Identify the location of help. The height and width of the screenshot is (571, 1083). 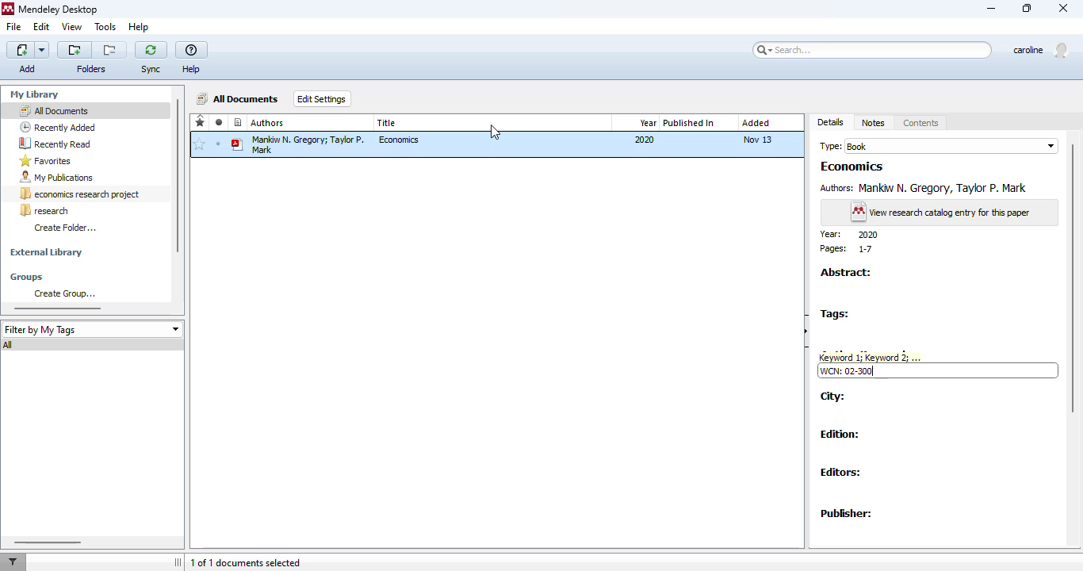
(139, 28).